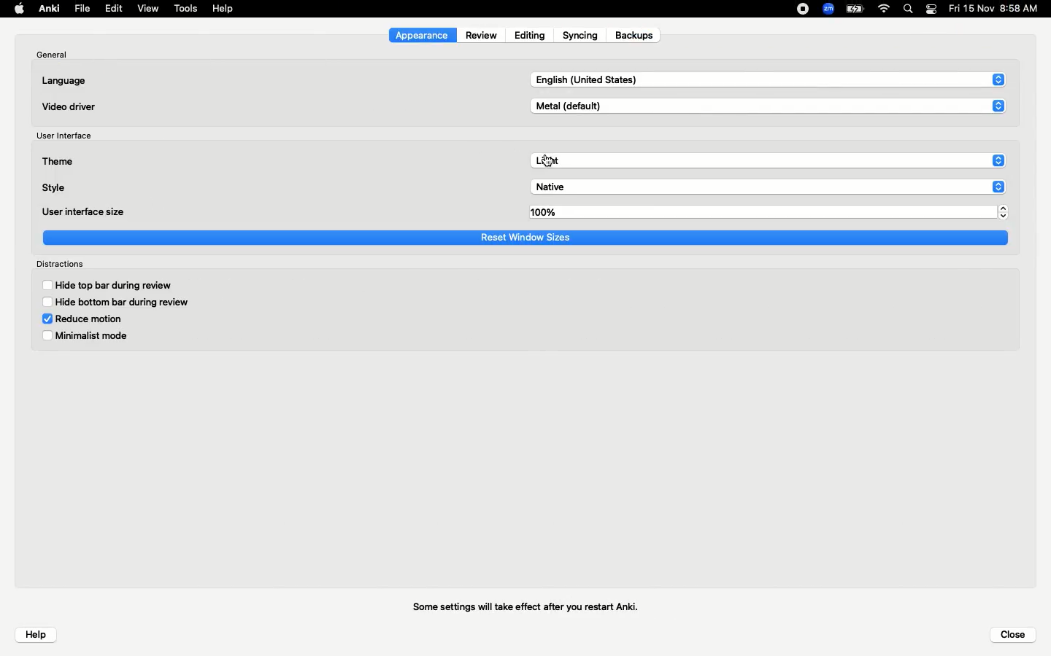  What do you see at coordinates (769, 187) in the screenshot?
I see `Native` at bounding box center [769, 187].